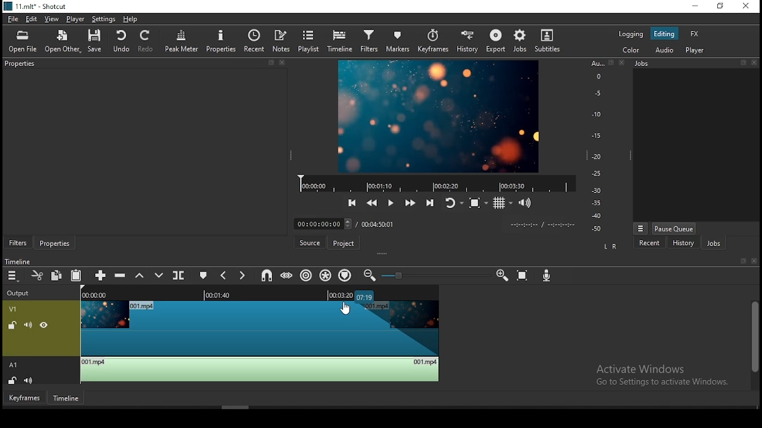 This screenshot has height=428, width=762. Describe the element at coordinates (288, 275) in the screenshot. I see `scrub while dragging` at that location.